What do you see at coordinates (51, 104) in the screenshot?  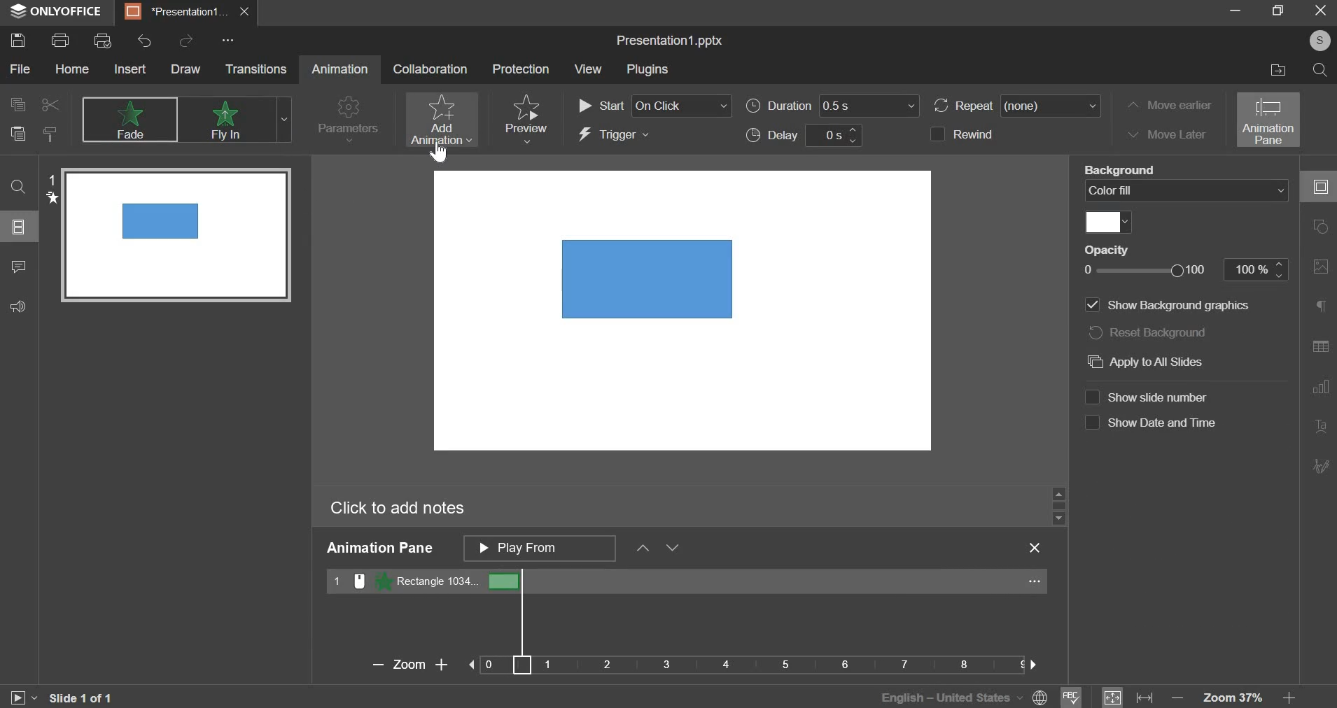 I see `cut` at bounding box center [51, 104].